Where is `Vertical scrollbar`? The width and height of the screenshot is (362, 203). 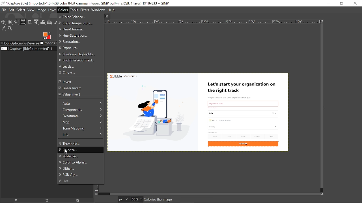
Vertical scrollbar is located at coordinates (320, 106).